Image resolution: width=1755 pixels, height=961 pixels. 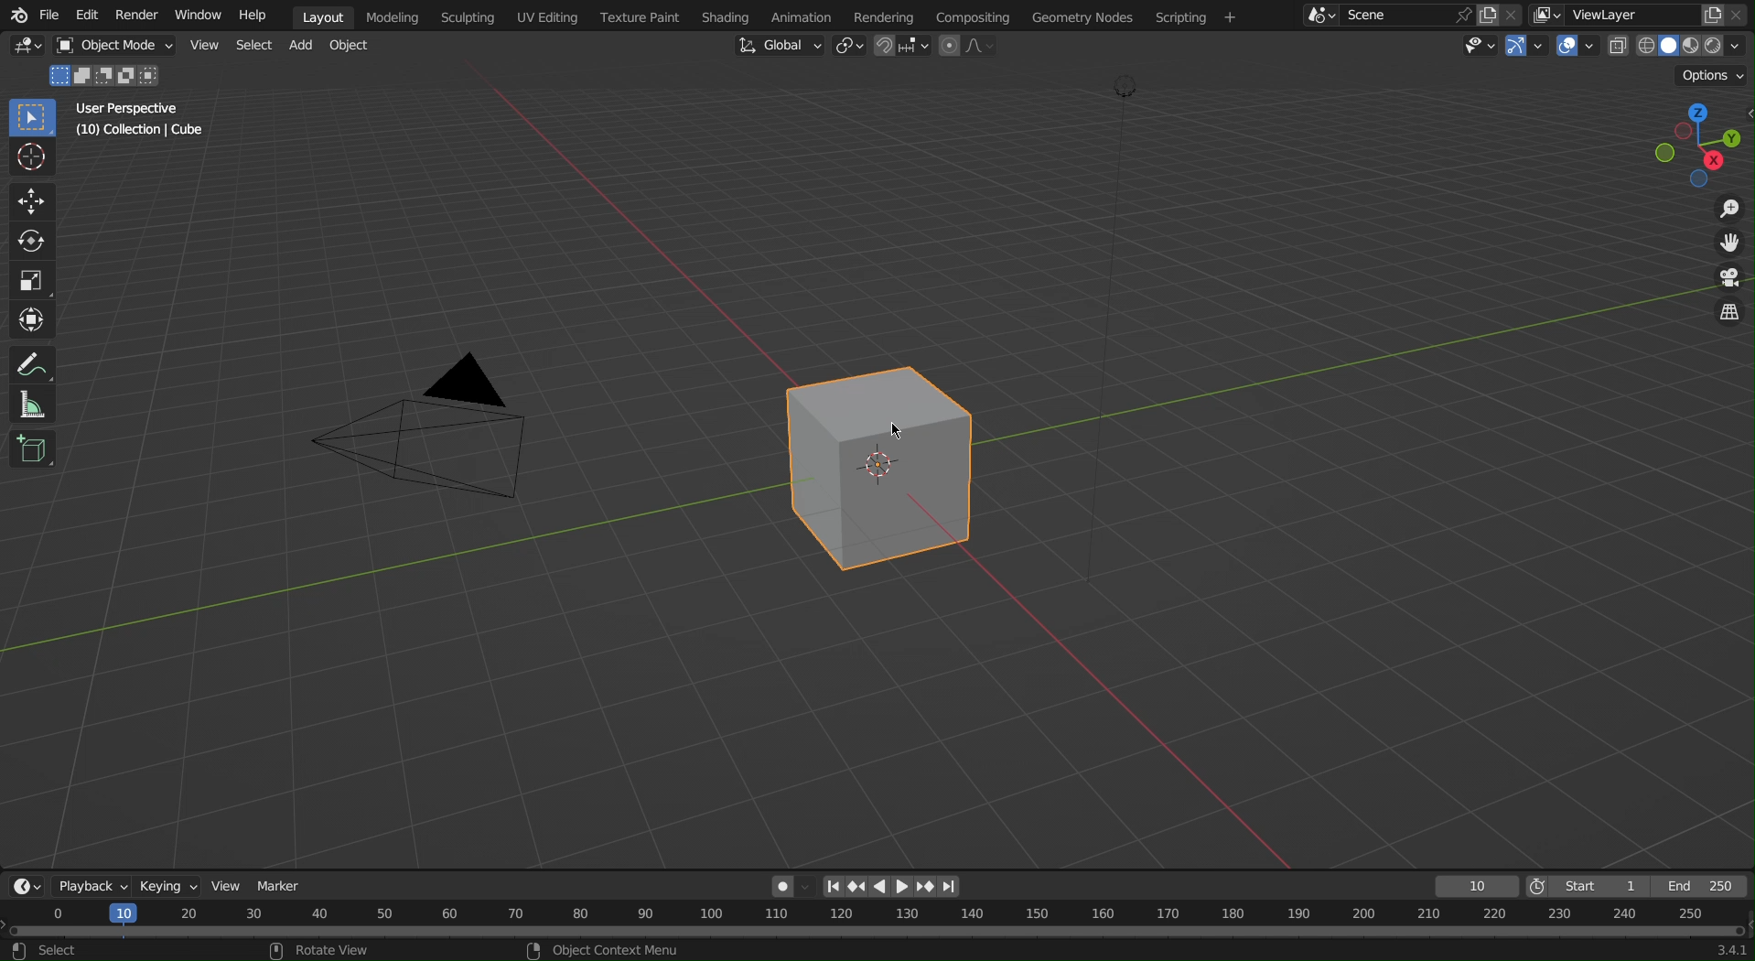 What do you see at coordinates (135, 111) in the screenshot?
I see `User Perspective` at bounding box center [135, 111].